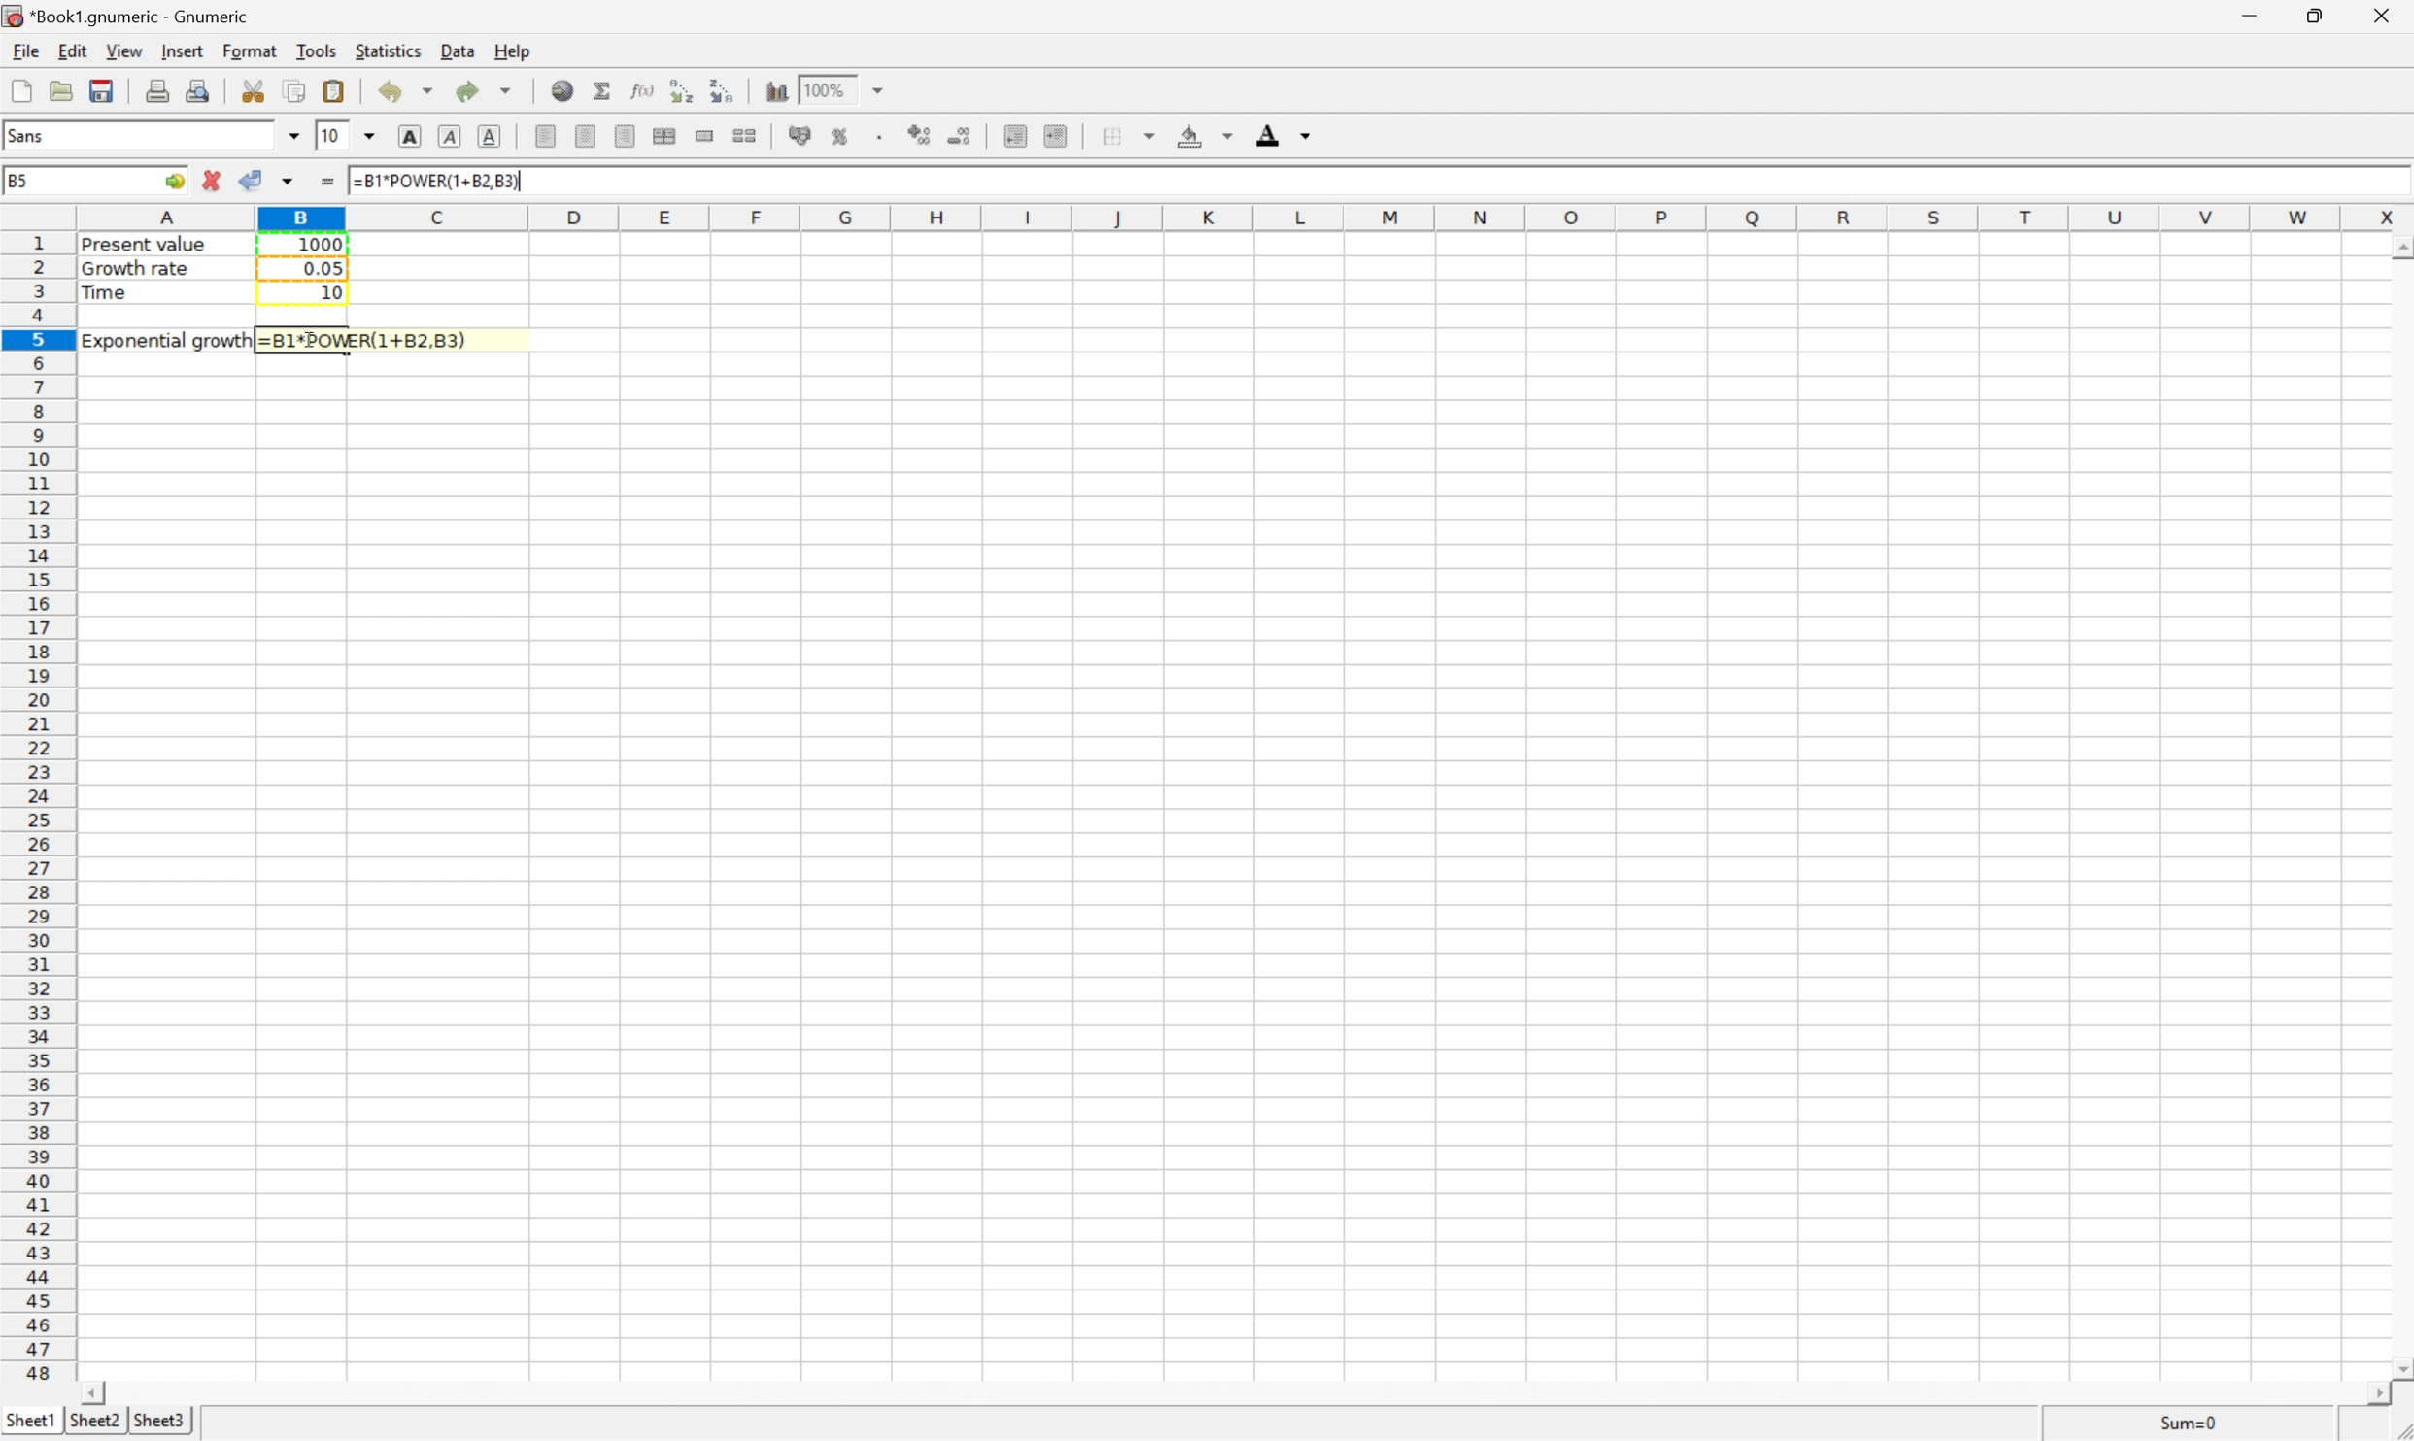 This screenshot has height=1441, width=2414. Describe the element at coordinates (682, 90) in the screenshot. I see `Decrease indent, and align the contents to the left` at that location.